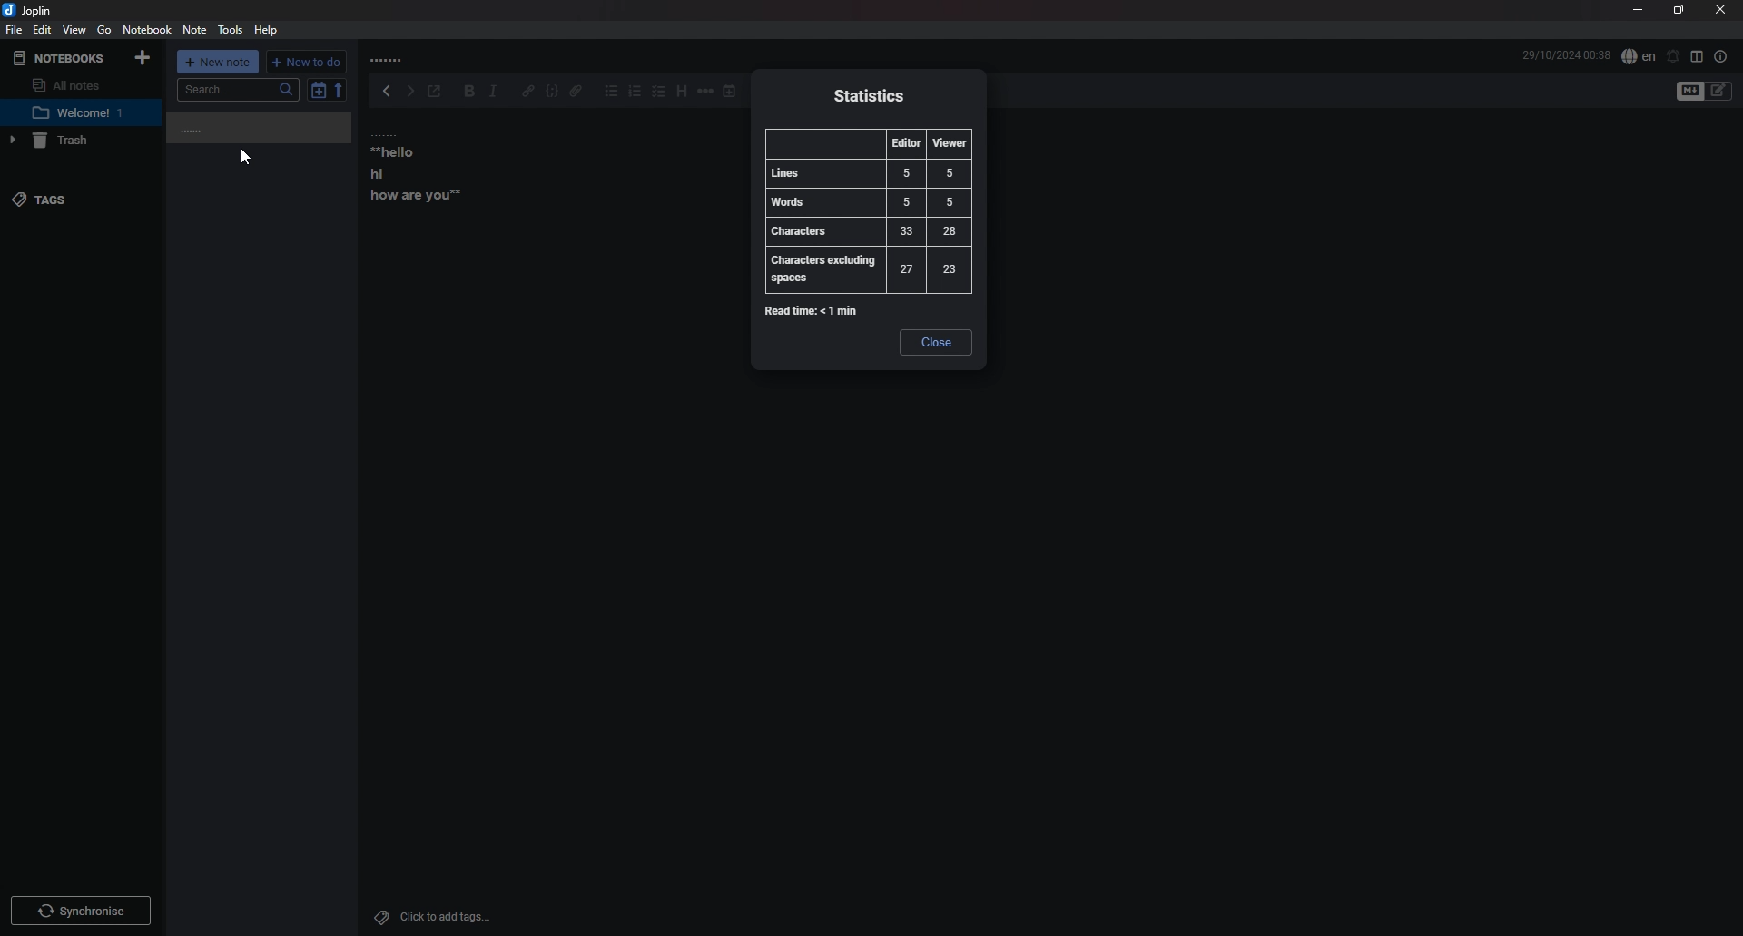  What do you see at coordinates (246, 160) in the screenshot?
I see `cursor` at bounding box center [246, 160].